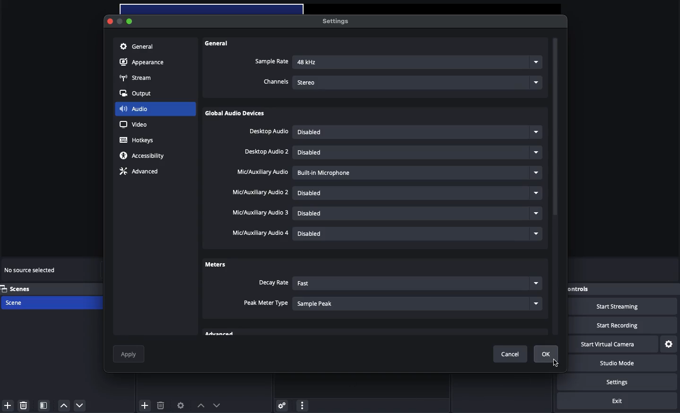 The height and width of the screenshot is (413, 680). What do you see at coordinates (160, 405) in the screenshot?
I see `Delete` at bounding box center [160, 405].